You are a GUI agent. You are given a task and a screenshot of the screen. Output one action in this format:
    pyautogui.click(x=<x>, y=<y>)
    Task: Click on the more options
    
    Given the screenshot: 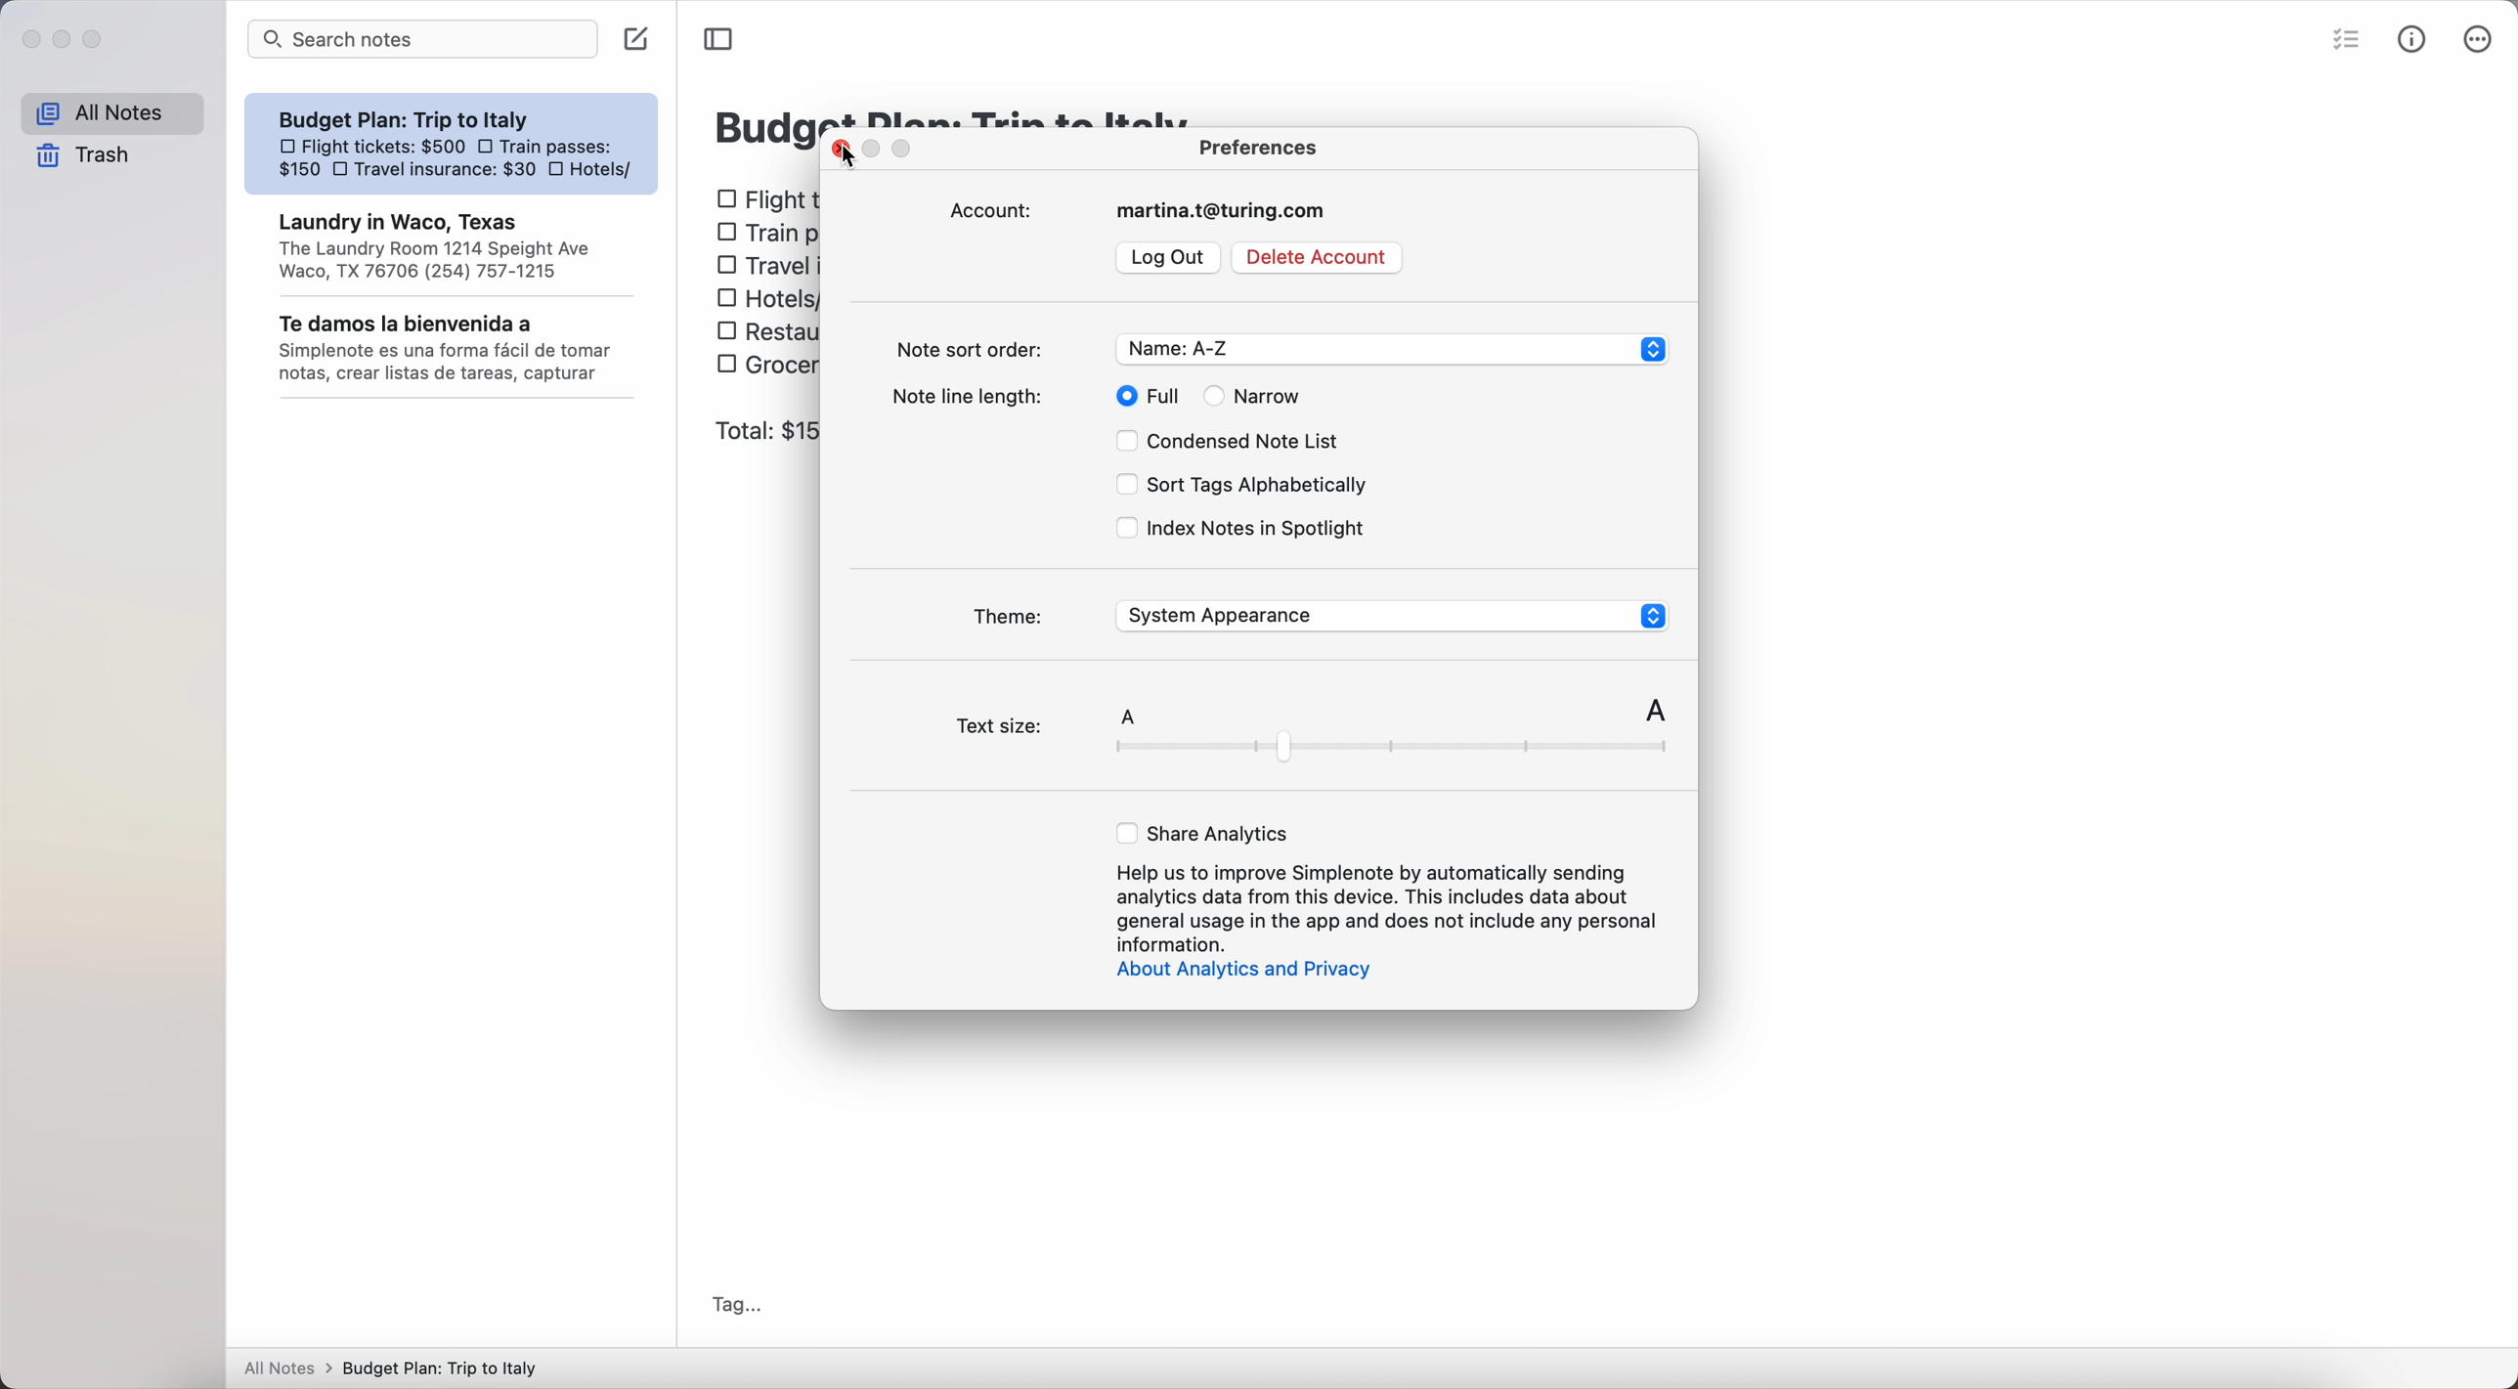 What is the action you would take?
    pyautogui.click(x=2482, y=38)
    